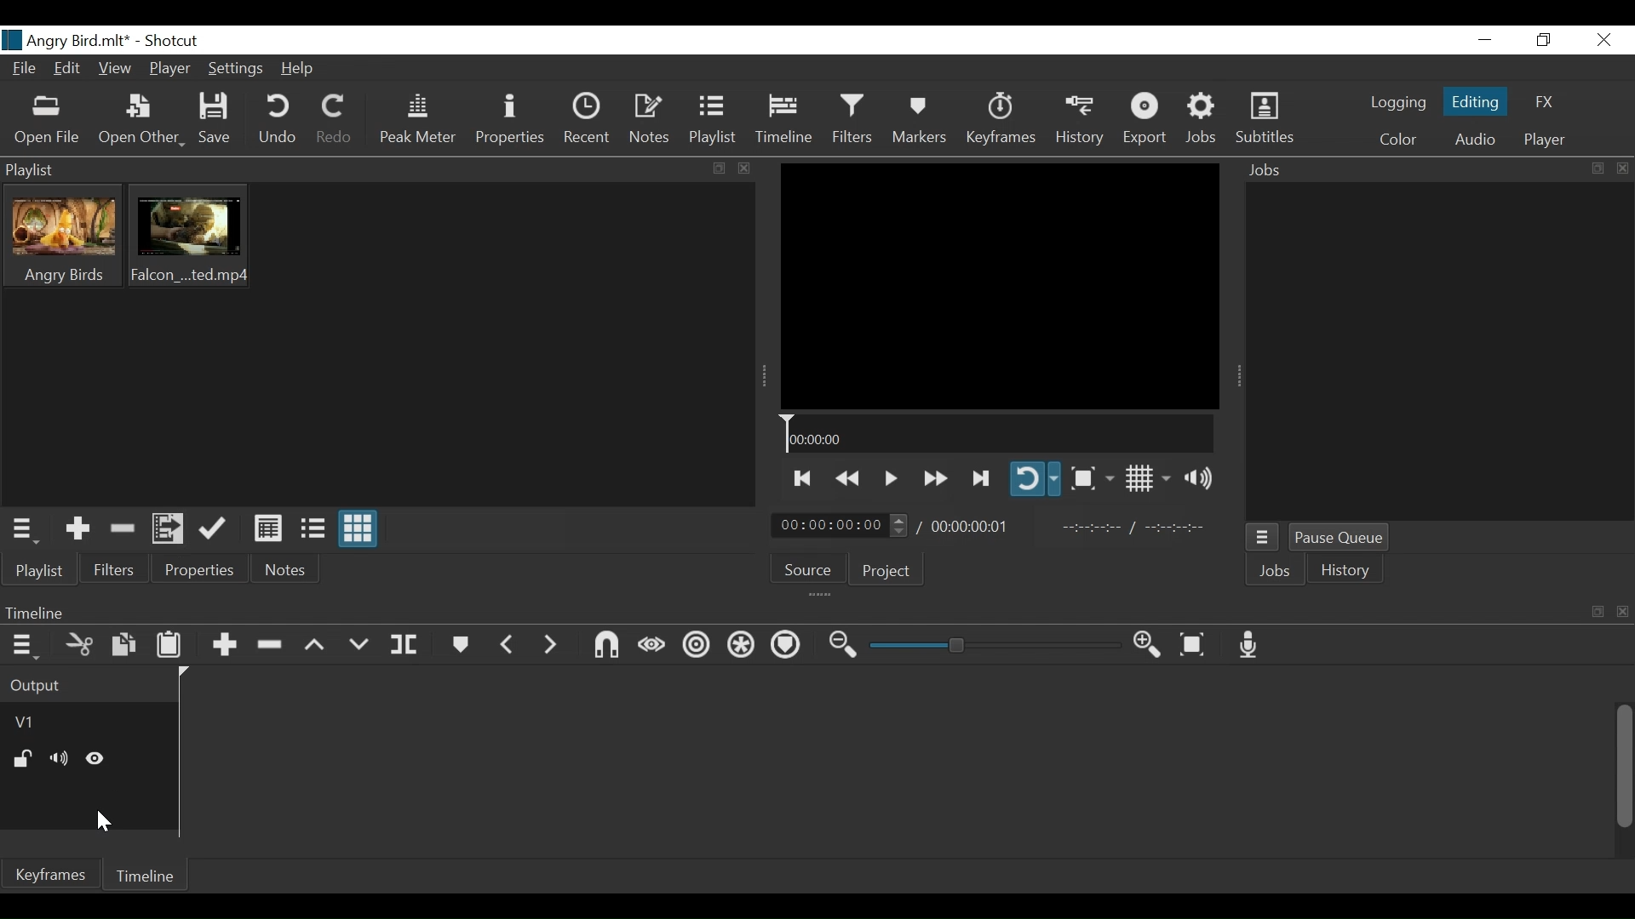 The height and width of the screenshot is (919, 1635). Describe the element at coordinates (1473, 102) in the screenshot. I see `Editing` at that location.